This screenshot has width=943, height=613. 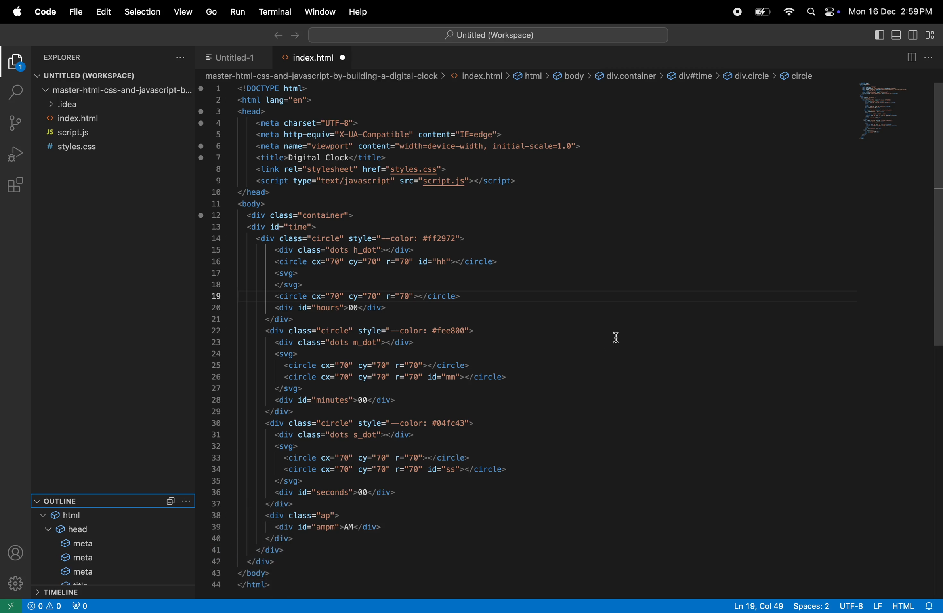 I want to click on scroll bar, so click(x=937, y=331).